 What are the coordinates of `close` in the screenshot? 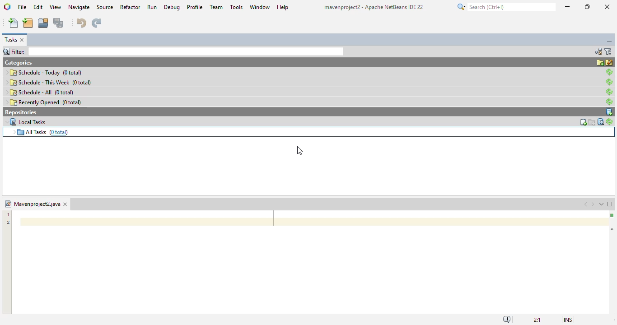 It's located at (608, 7).